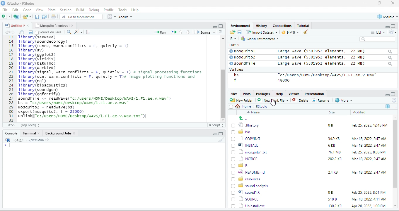 Image resolution: width=399 pixels, height=211 pixels. Describe the element at coordinates (321, 100) in the screenshot. I see `=] Rename` at that location.